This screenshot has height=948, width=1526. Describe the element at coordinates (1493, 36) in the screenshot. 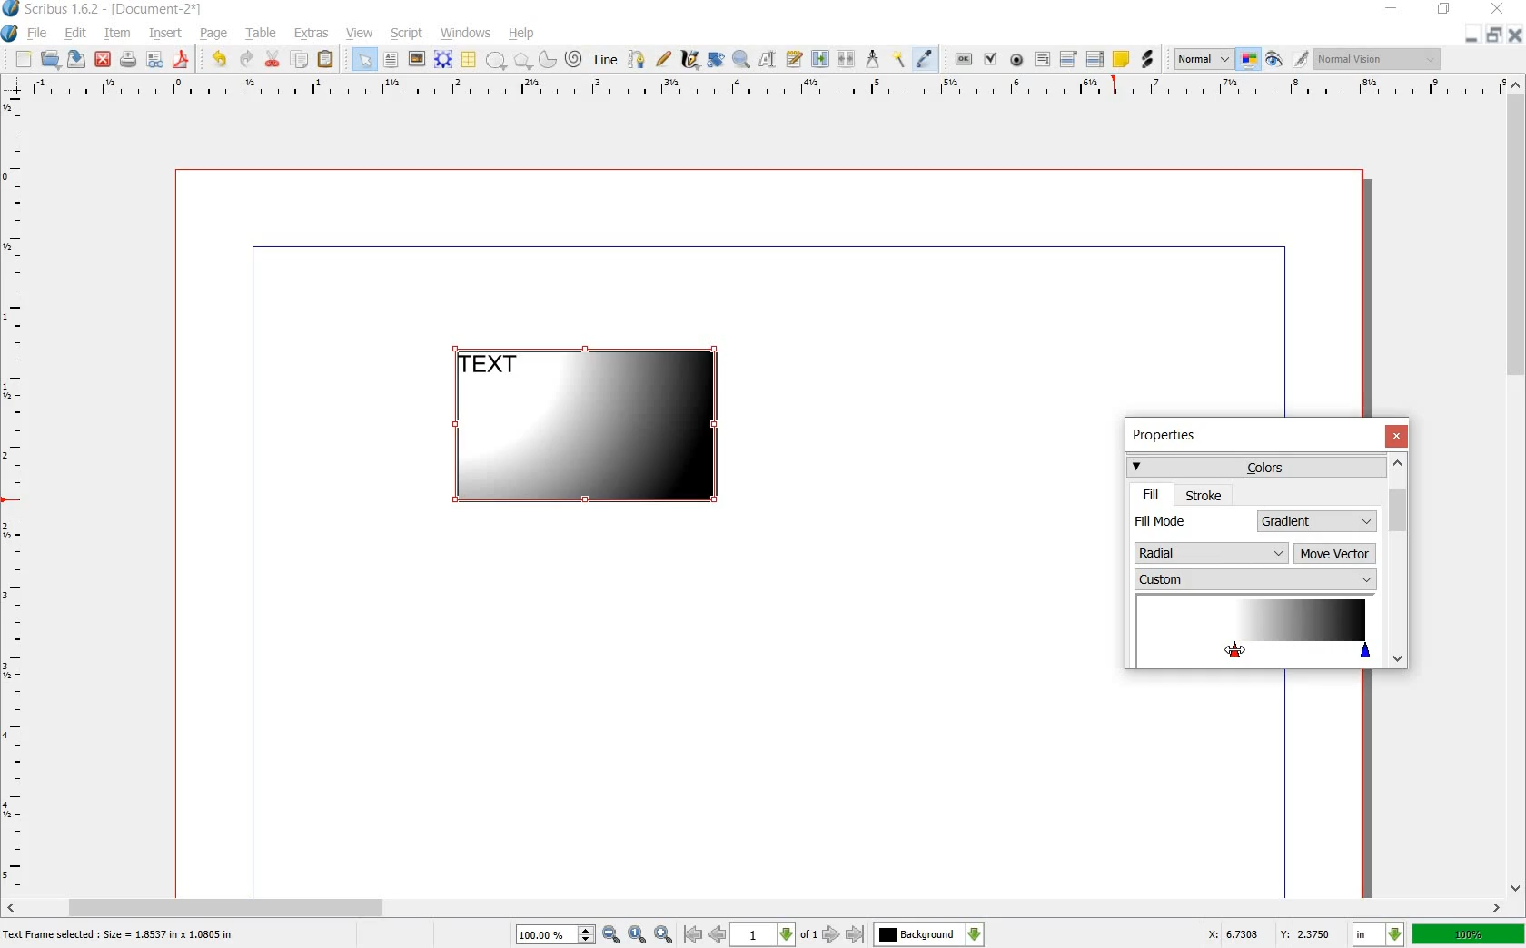

I see `restore` at that location.